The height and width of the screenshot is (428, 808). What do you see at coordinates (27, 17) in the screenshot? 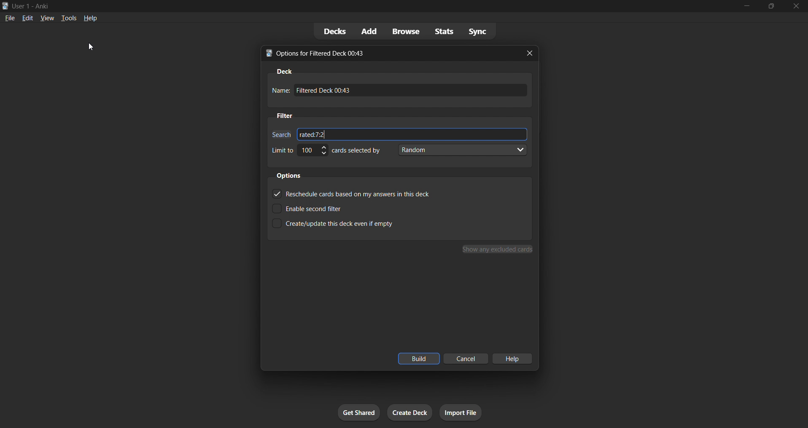
I see `edit` at bounding box center [27, 17].